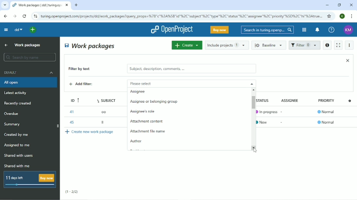 Image resolution: width=357 pixels, height=200 pixels. I want to click on Shared with users, so click(19, 156).